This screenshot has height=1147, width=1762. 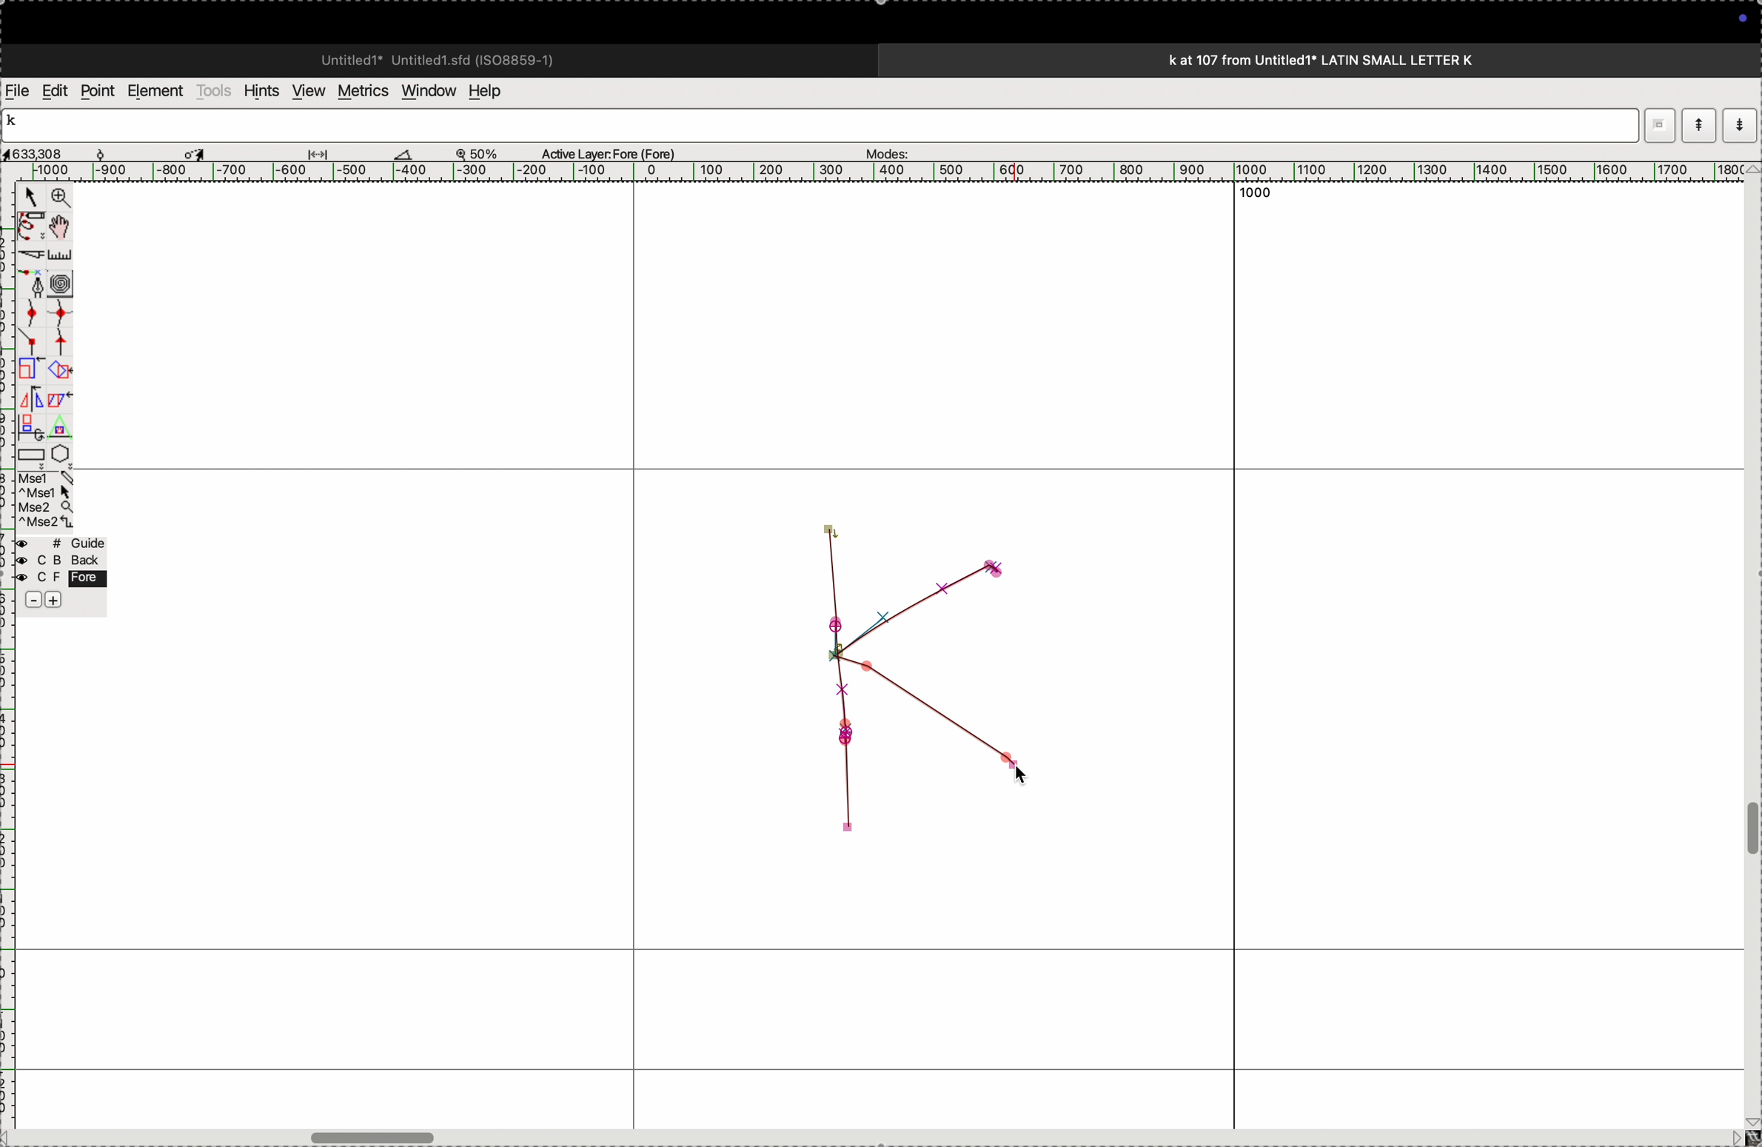 I want to click on metrics, so click(x=361, y=91).